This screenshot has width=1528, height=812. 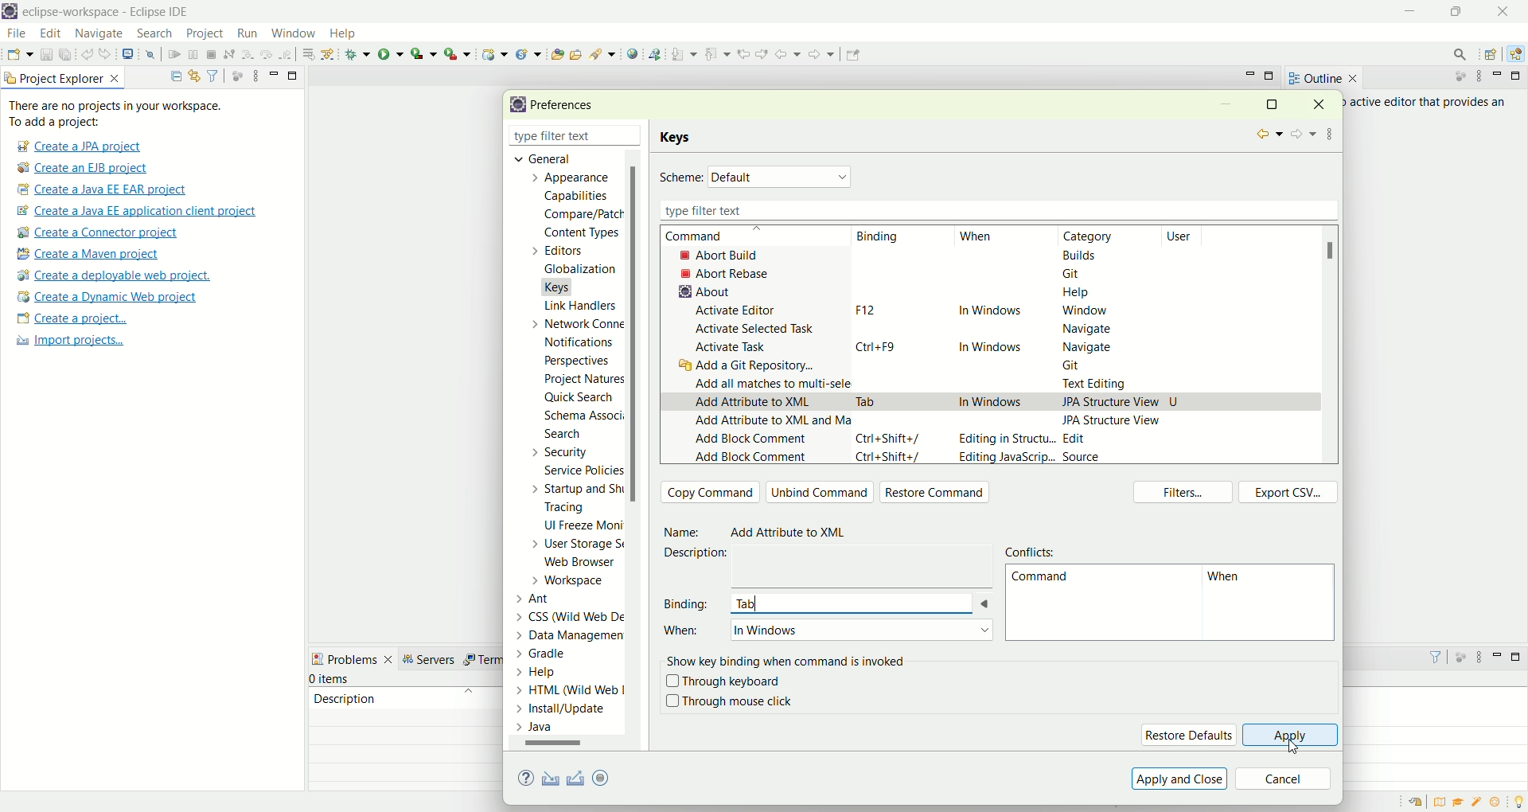 What do you see at coordinates (633, 54) in the screenshot?
I see `open web browser` at bounding box center [633, 54].